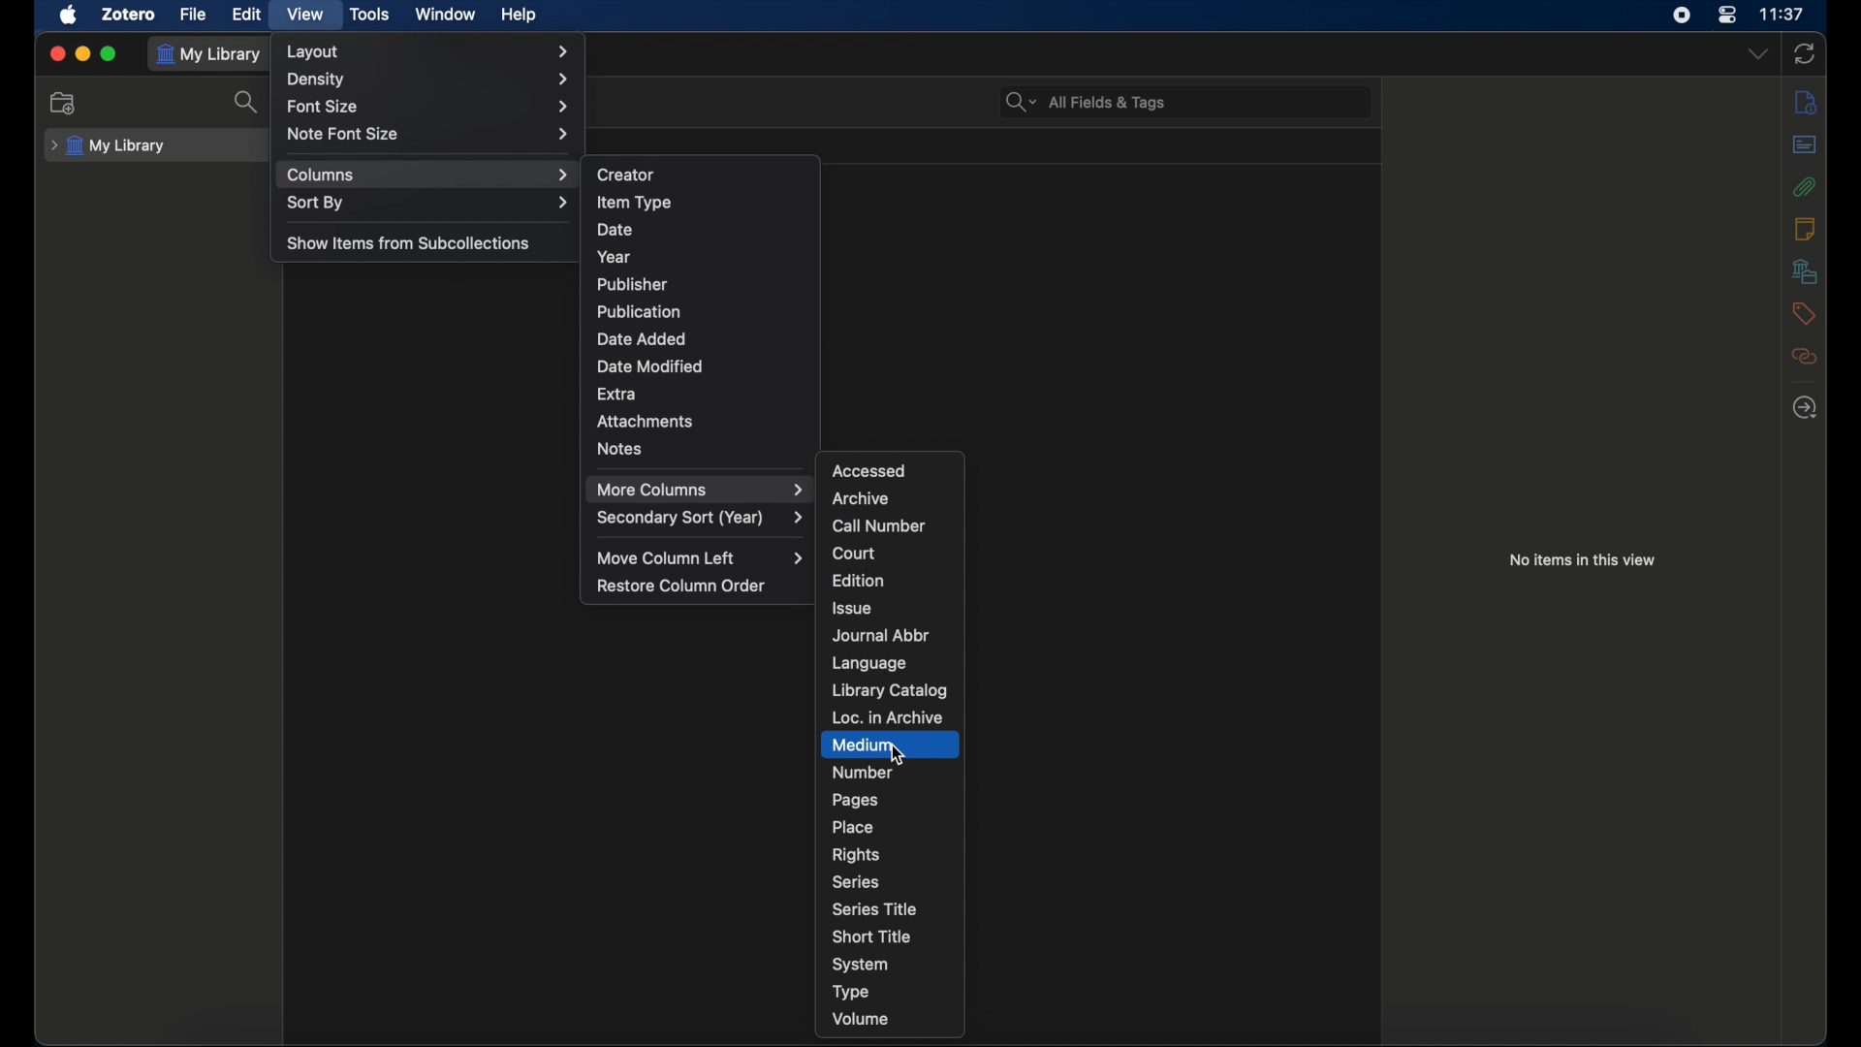 This screenshot has height=1047, width=1861. What do you see at coordinates (865, 772) in the screenshot?
I see `number` at bounding box center [865, 772].